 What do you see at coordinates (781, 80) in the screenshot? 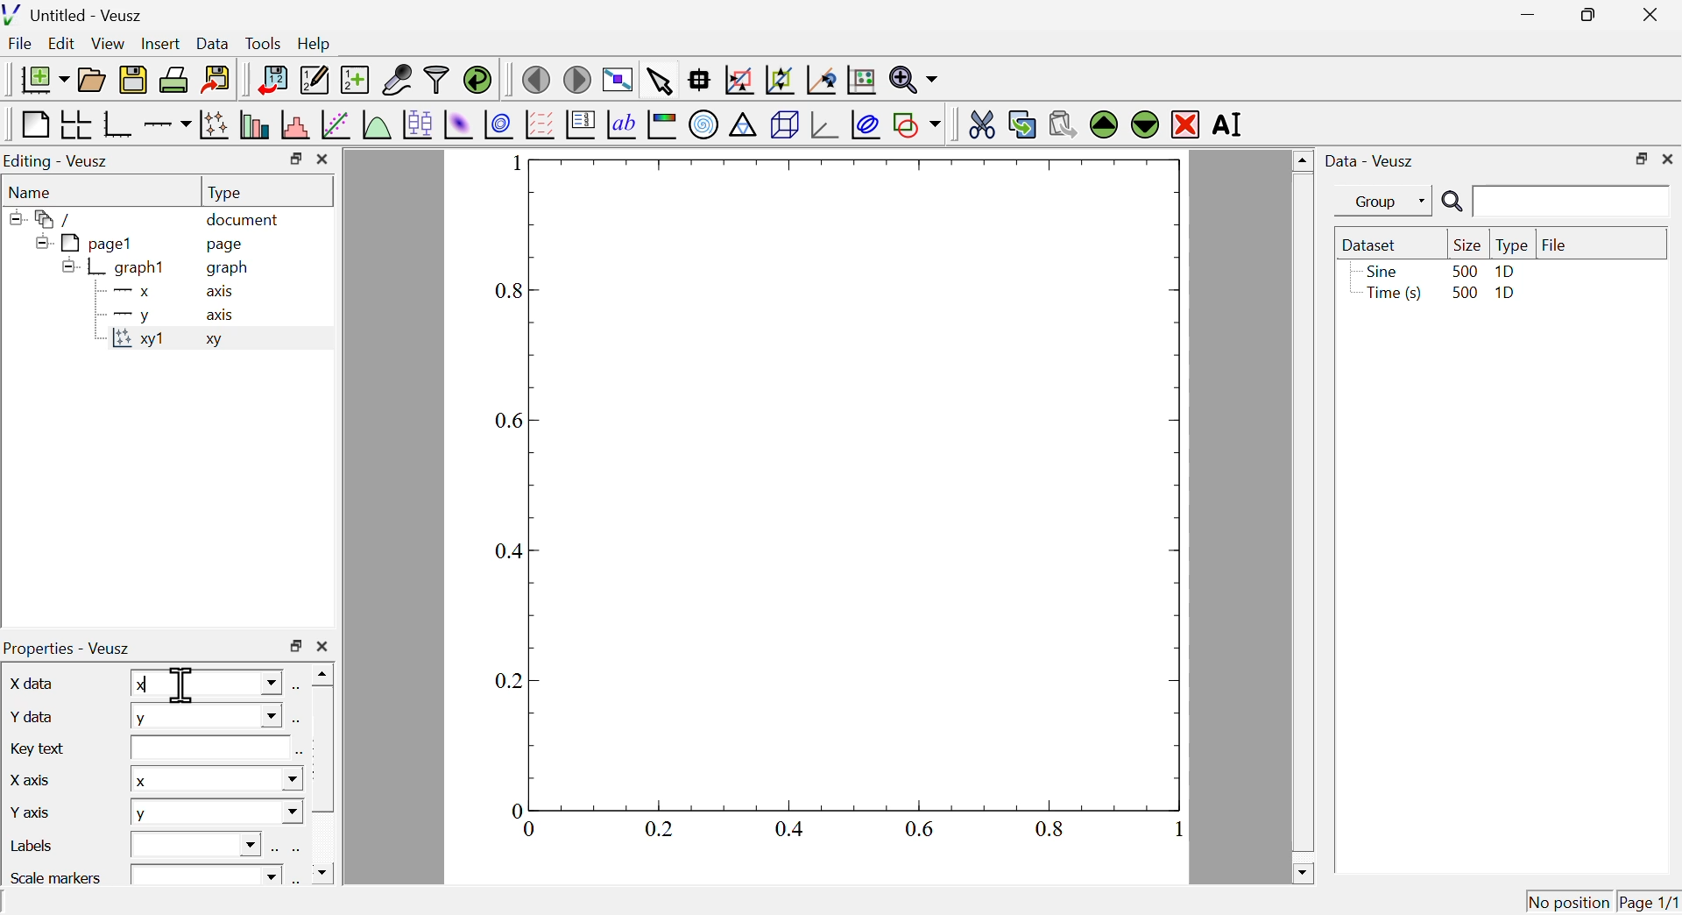
I see `zoom out of graph axes` at bounding box center [781, 80].